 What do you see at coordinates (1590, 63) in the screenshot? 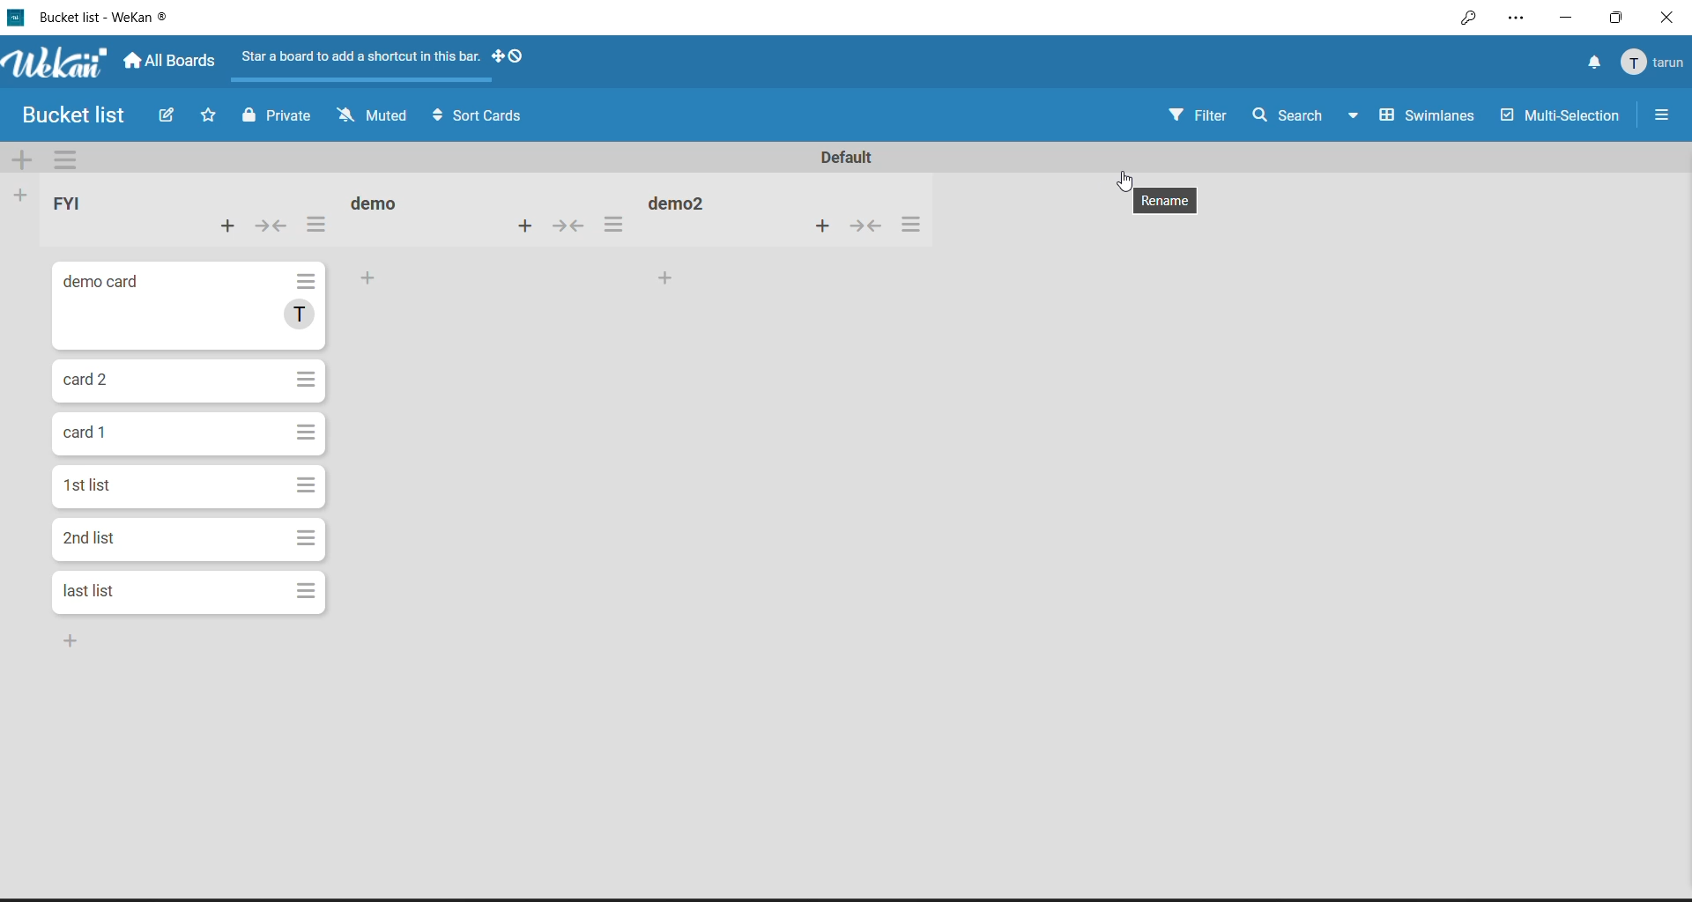
I see `notifications` at bounding box center [1590, 63].